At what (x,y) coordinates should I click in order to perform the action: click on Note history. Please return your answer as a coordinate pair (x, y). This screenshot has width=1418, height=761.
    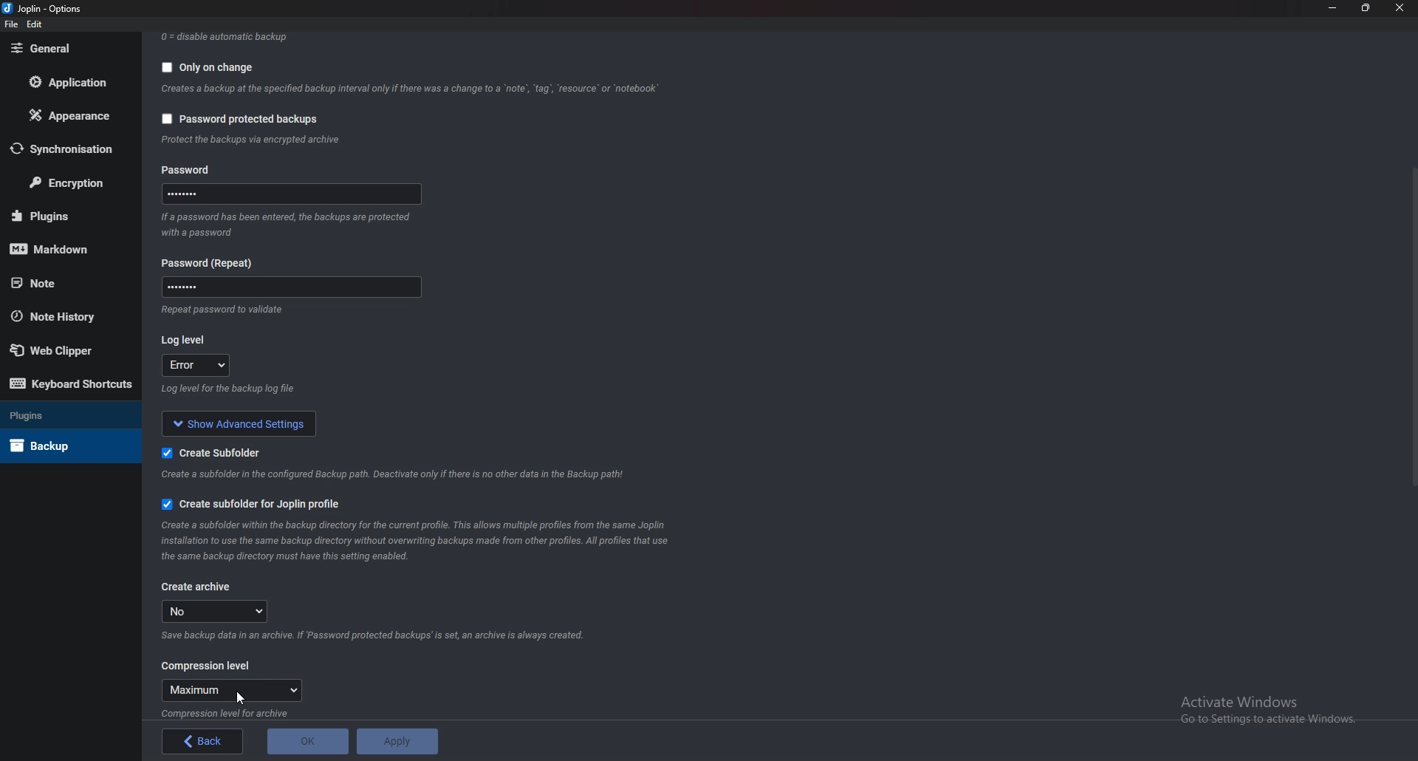
    Looking at the image, I should click on (63, 318).